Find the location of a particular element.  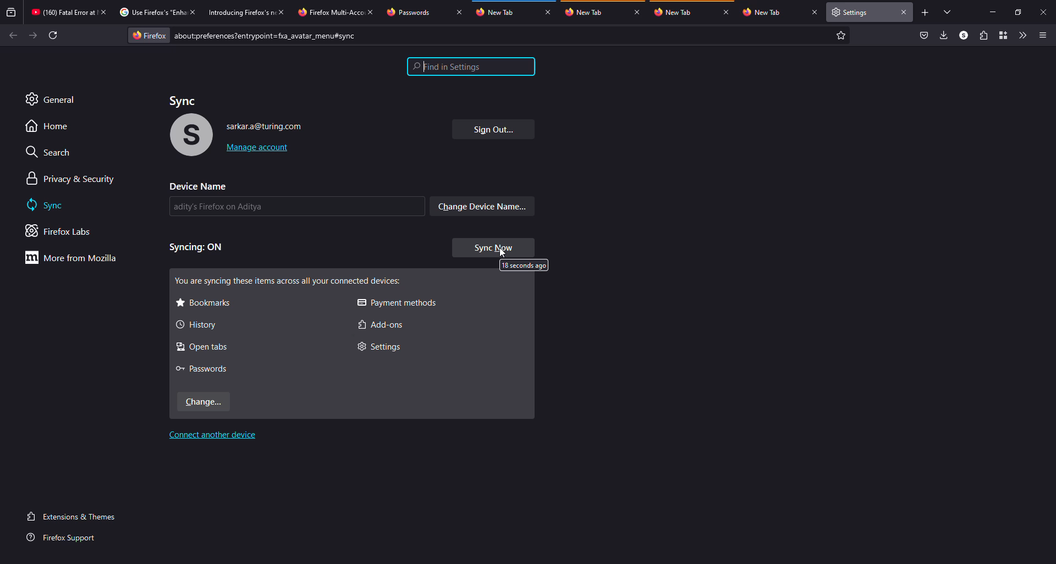

tab is located at coordinates (768, 12).